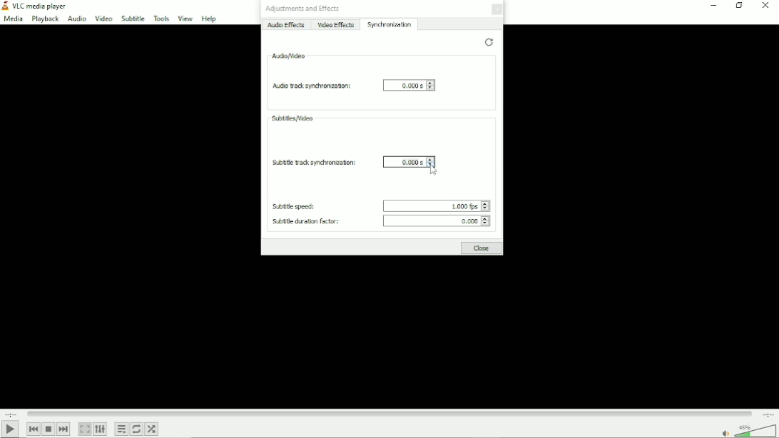 The image size is (779, 438). I want to click on Playback, so click(44, 19).